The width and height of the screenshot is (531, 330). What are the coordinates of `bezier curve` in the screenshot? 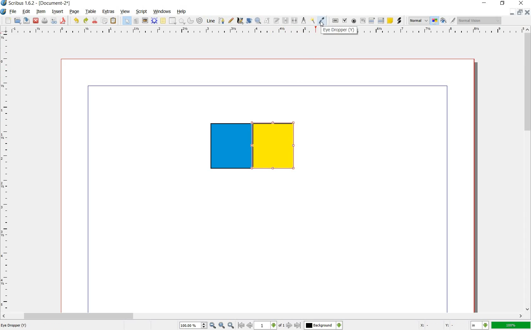 It's located at (222, 21).